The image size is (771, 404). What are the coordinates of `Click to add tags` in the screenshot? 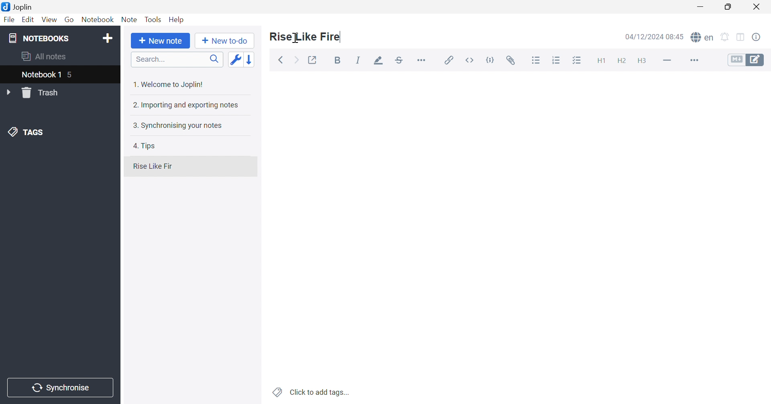 It's located at (309, 392).